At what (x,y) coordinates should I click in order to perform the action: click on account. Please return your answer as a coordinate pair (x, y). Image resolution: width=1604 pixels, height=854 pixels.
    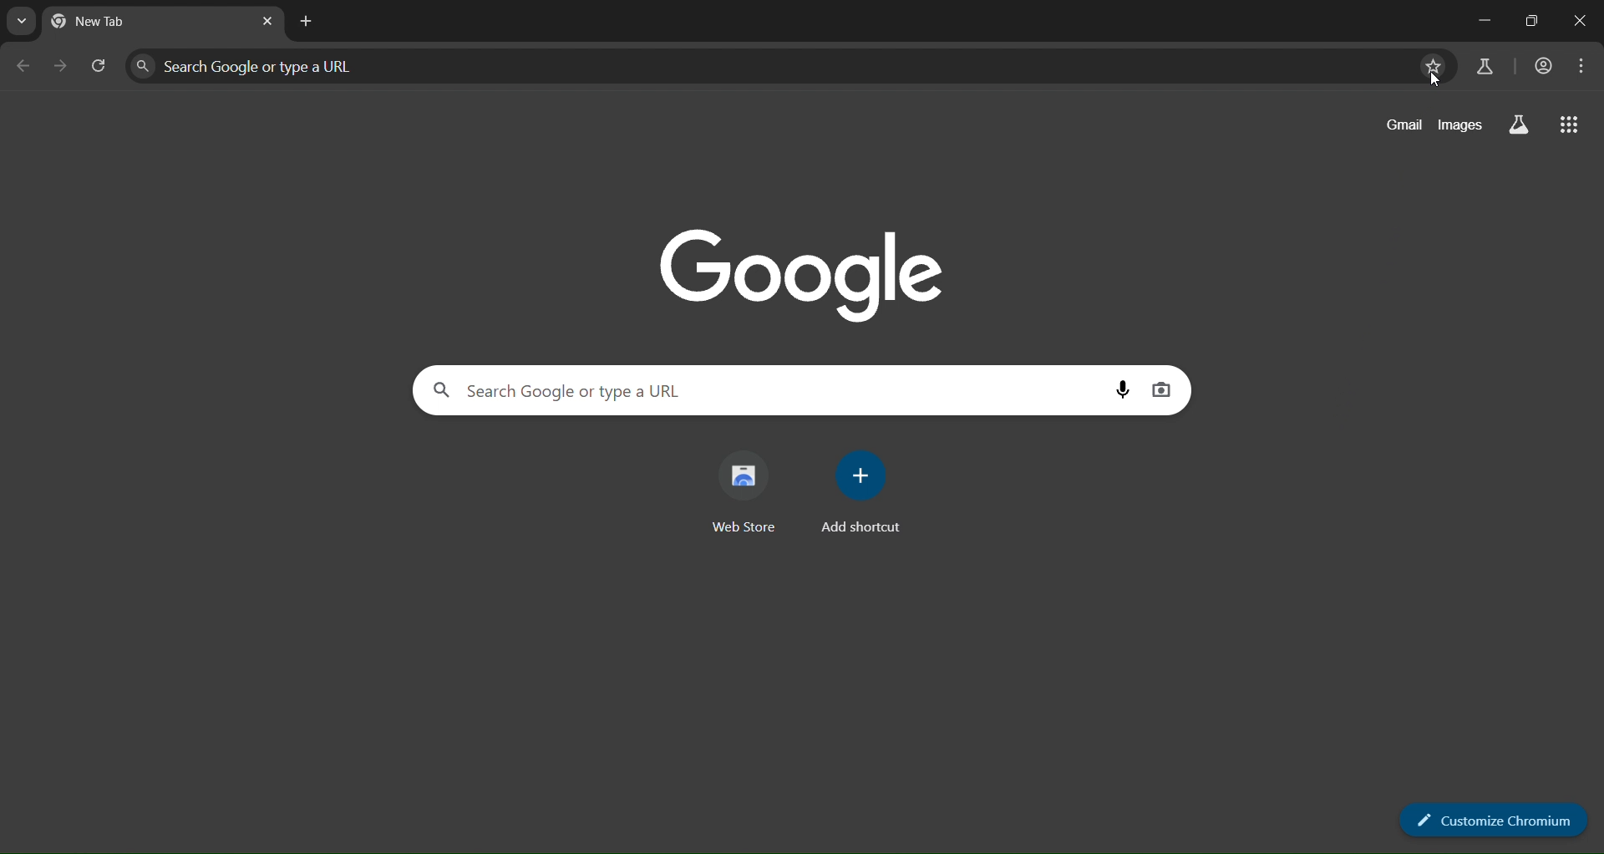
    Looking at the image, I should click on (1540, 67).